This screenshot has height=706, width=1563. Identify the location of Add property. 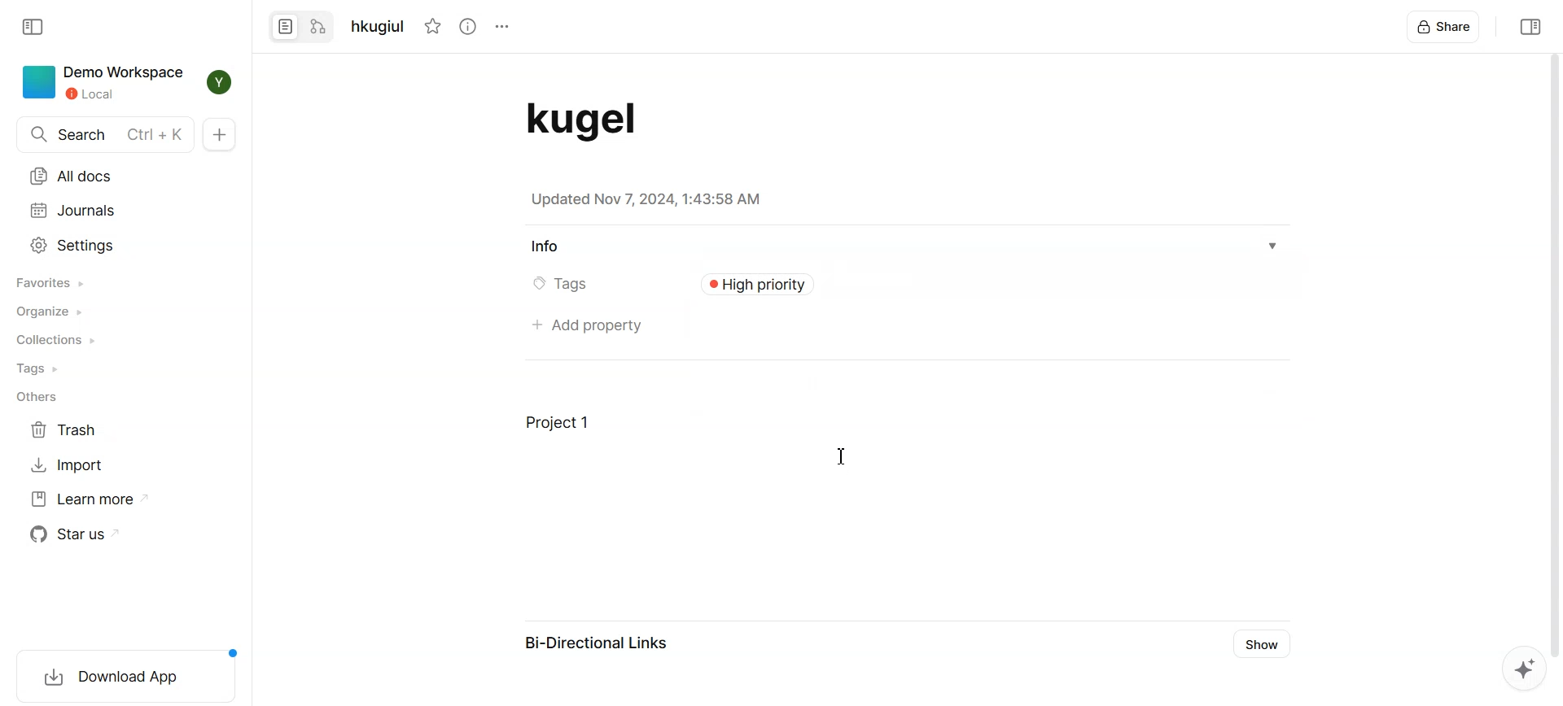
(589, 325).